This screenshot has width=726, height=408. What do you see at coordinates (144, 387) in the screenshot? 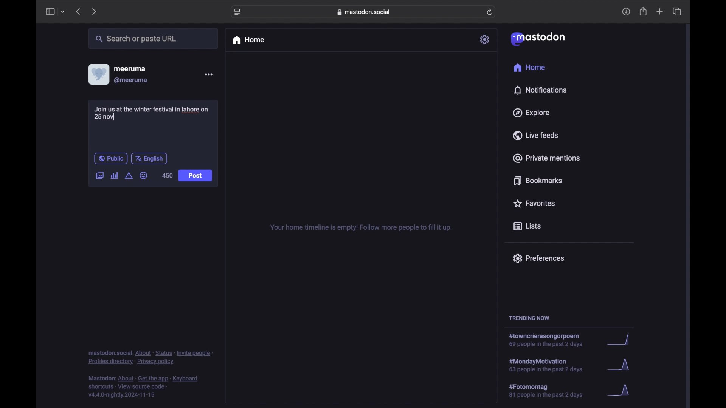
I see `footnote` at bounding box center [144, 387].